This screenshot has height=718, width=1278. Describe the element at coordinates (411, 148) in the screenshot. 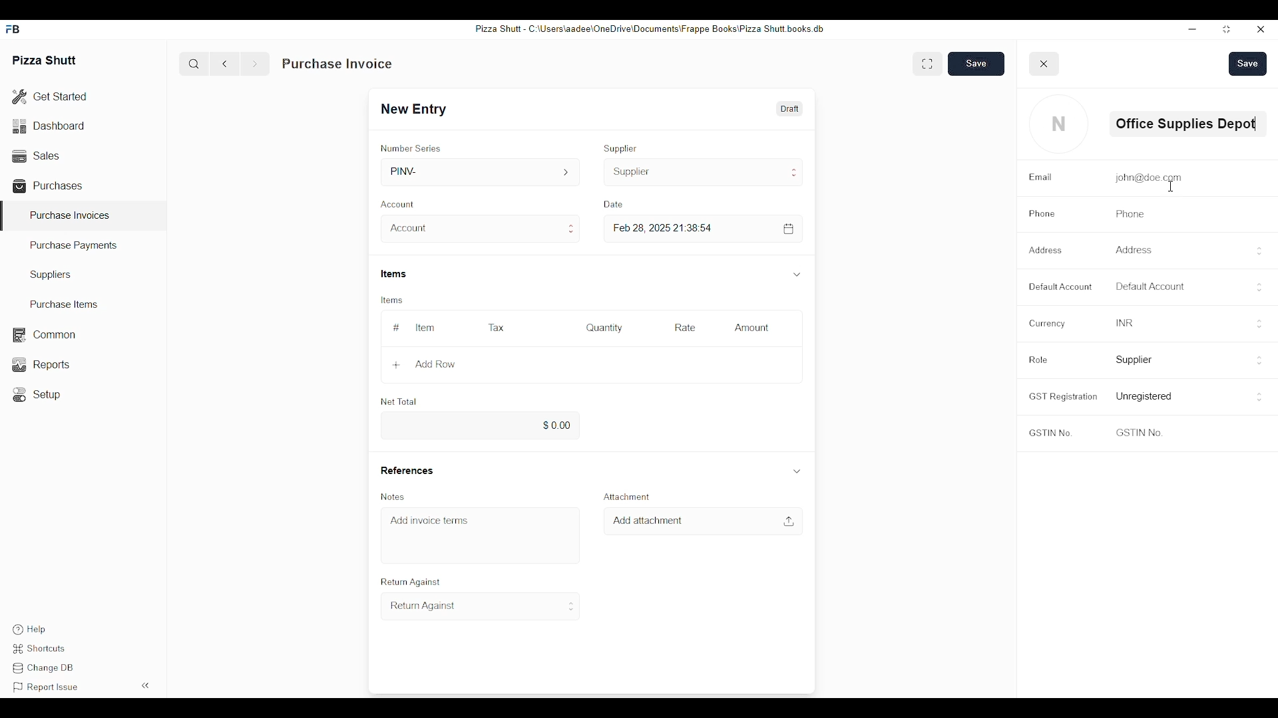

I see `Number Series` at that location.